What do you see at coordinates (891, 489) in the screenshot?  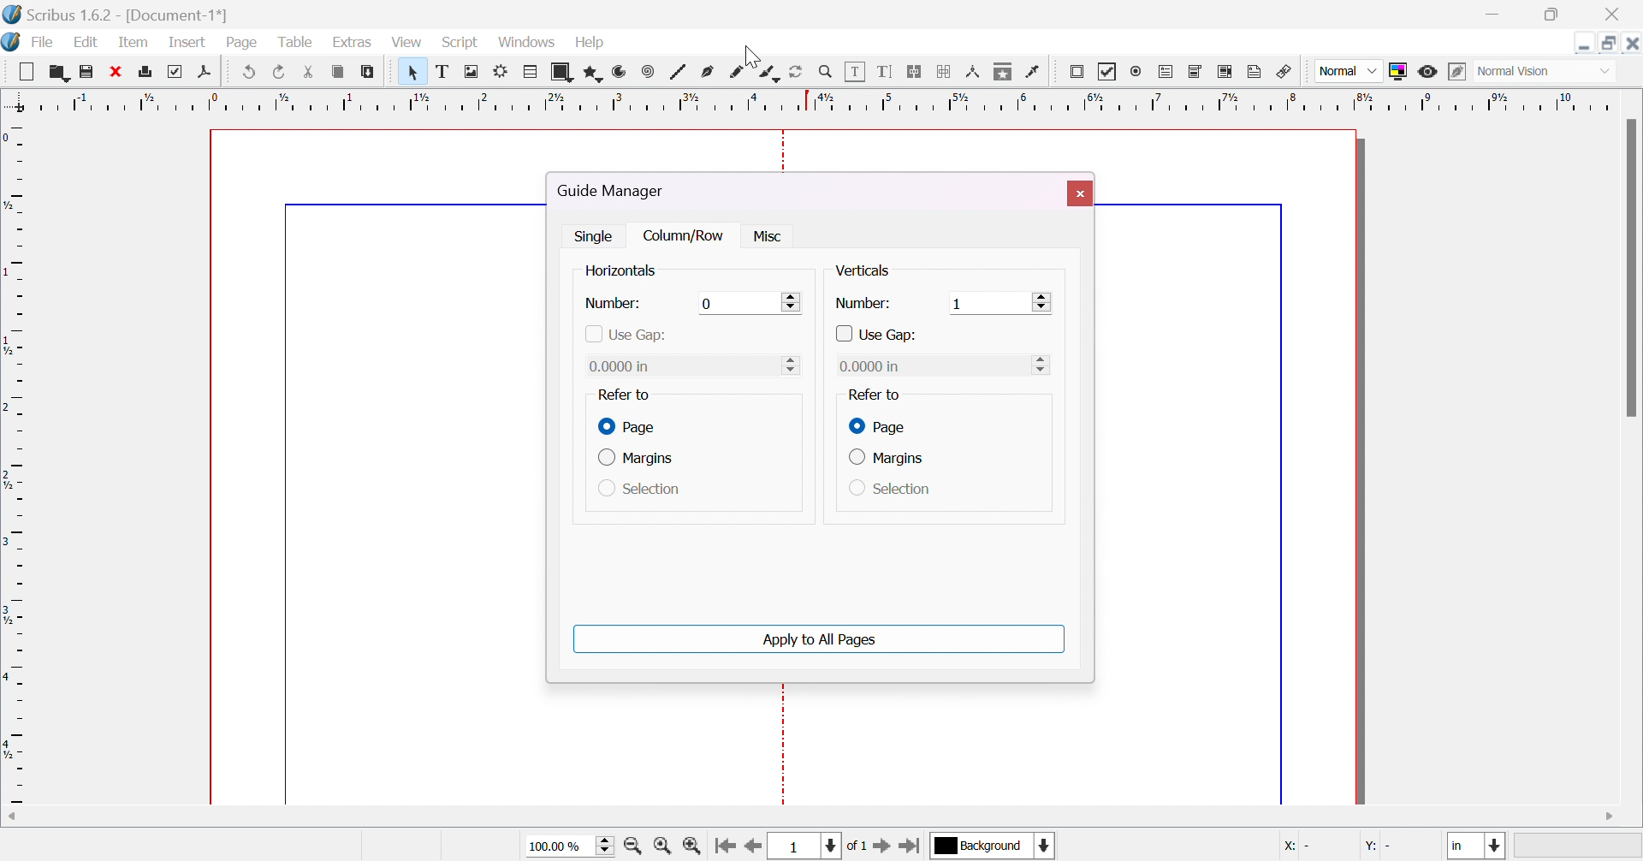 I see `selection` at bounding box center [891, 489].